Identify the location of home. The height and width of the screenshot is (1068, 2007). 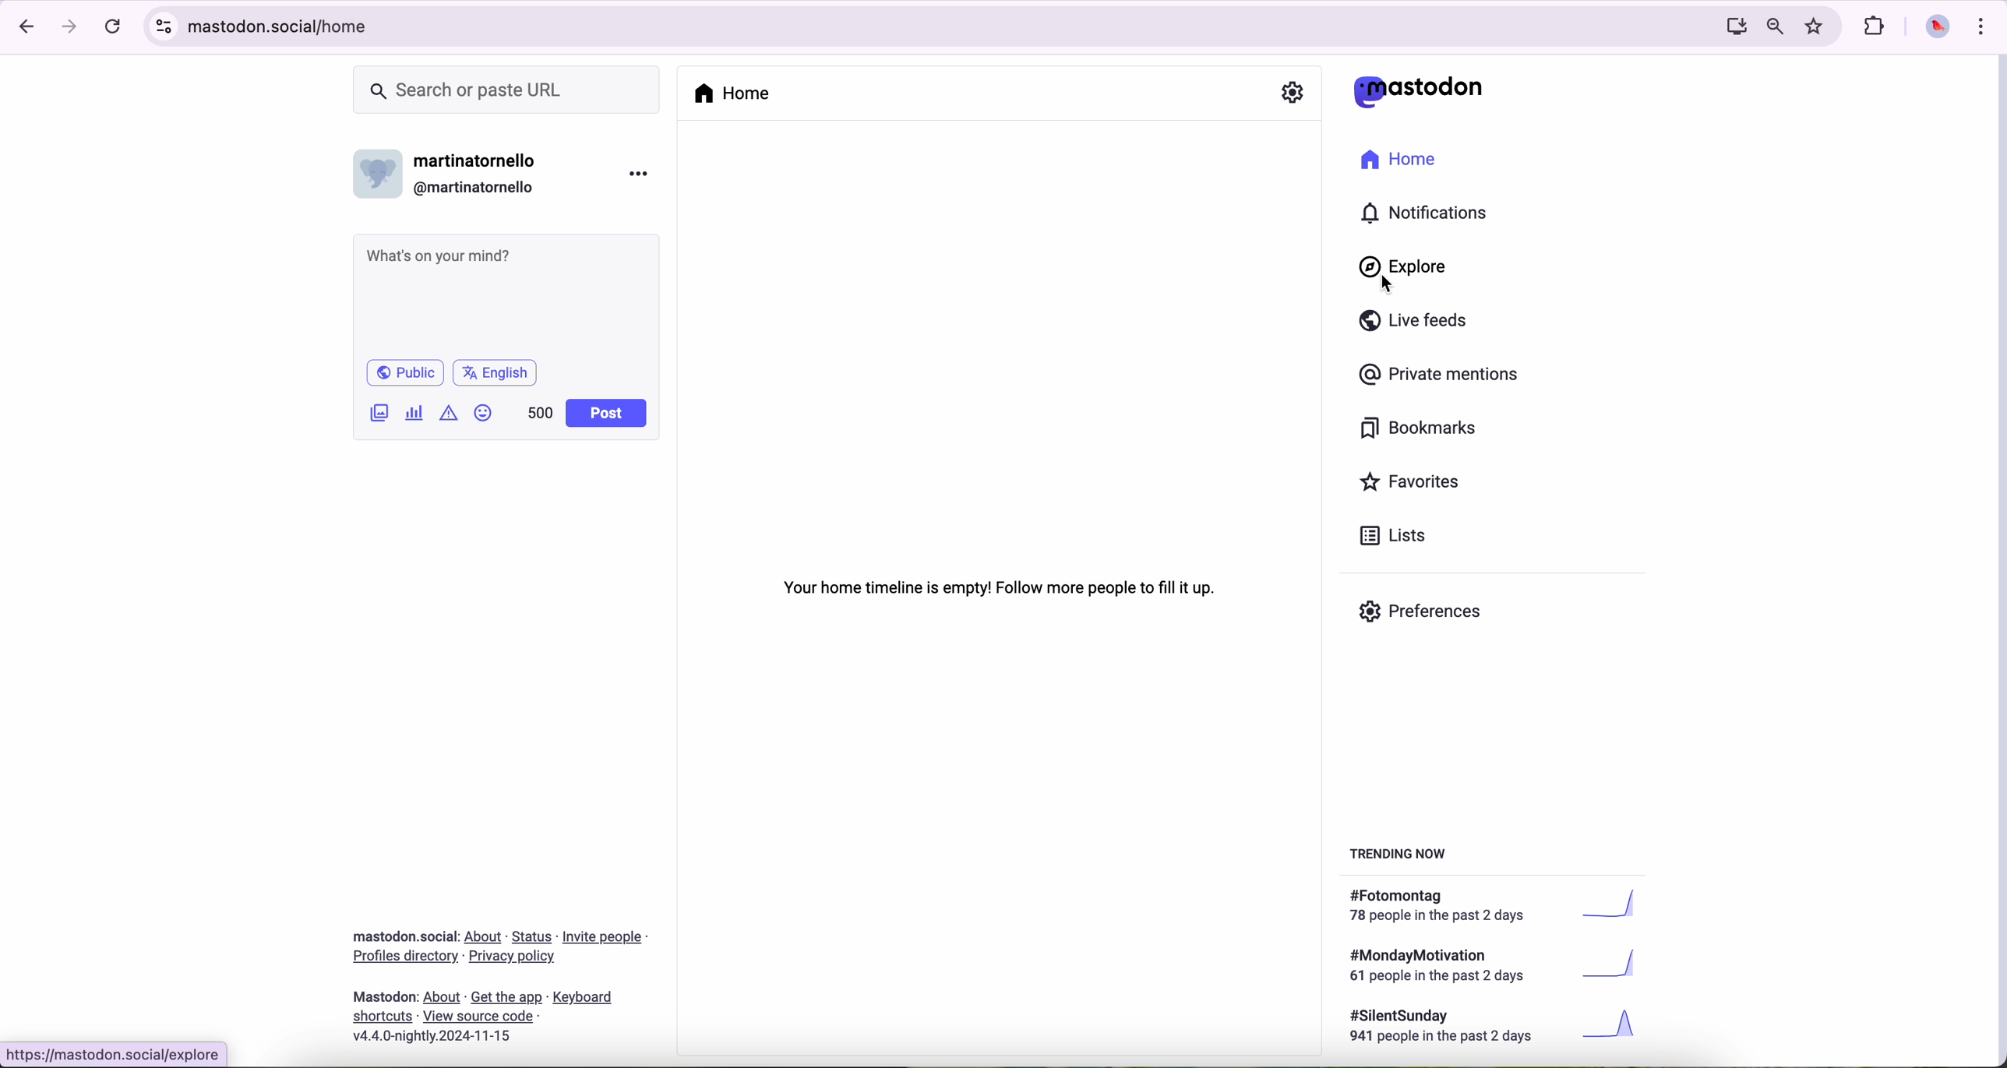
(735, 93).